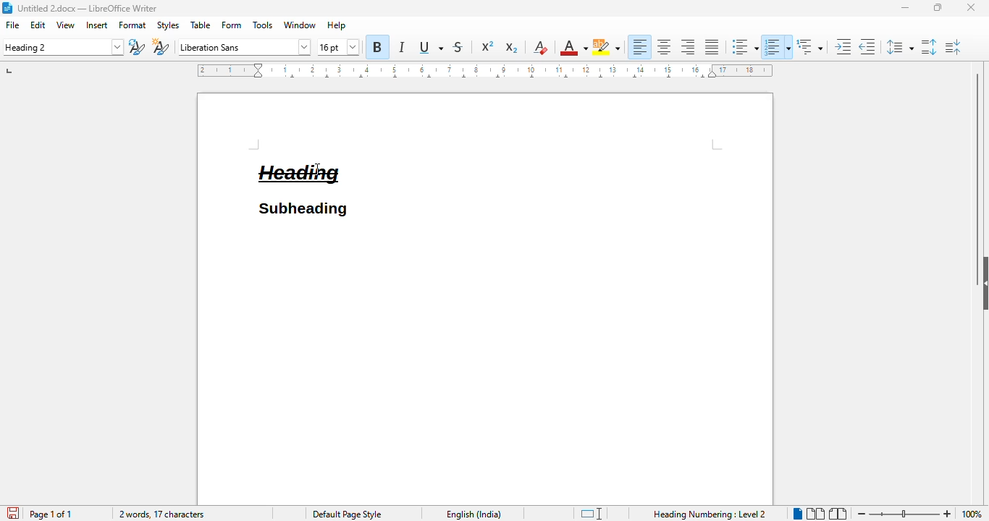 Image resolution: width=989 pixels, height=521 pixels. Describe the element at coordinates (232, 25) in the screenshot. I see `form` at that location.